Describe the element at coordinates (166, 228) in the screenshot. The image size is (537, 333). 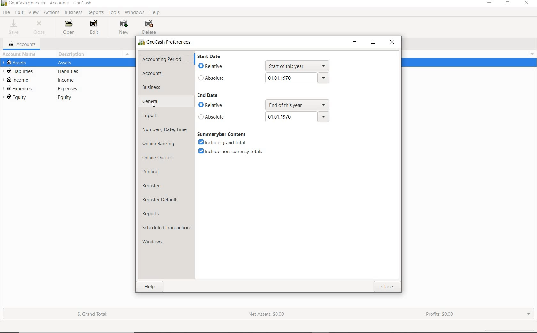
I see `SCHEDULED TRANSACTIONS` at that location.